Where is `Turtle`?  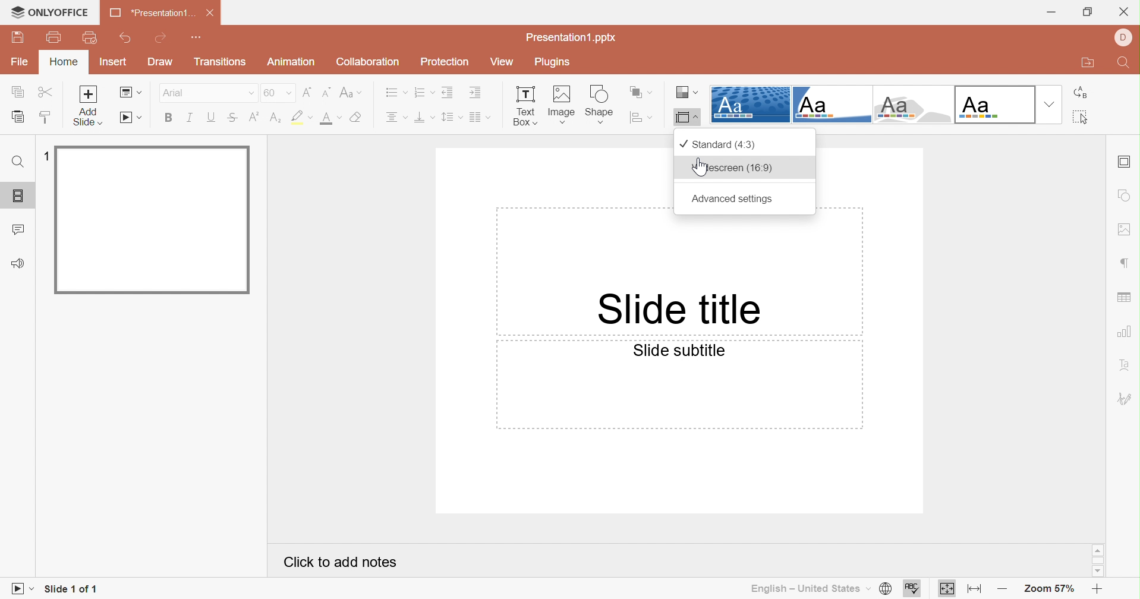
Turtle is located at coordinates (910, 105).